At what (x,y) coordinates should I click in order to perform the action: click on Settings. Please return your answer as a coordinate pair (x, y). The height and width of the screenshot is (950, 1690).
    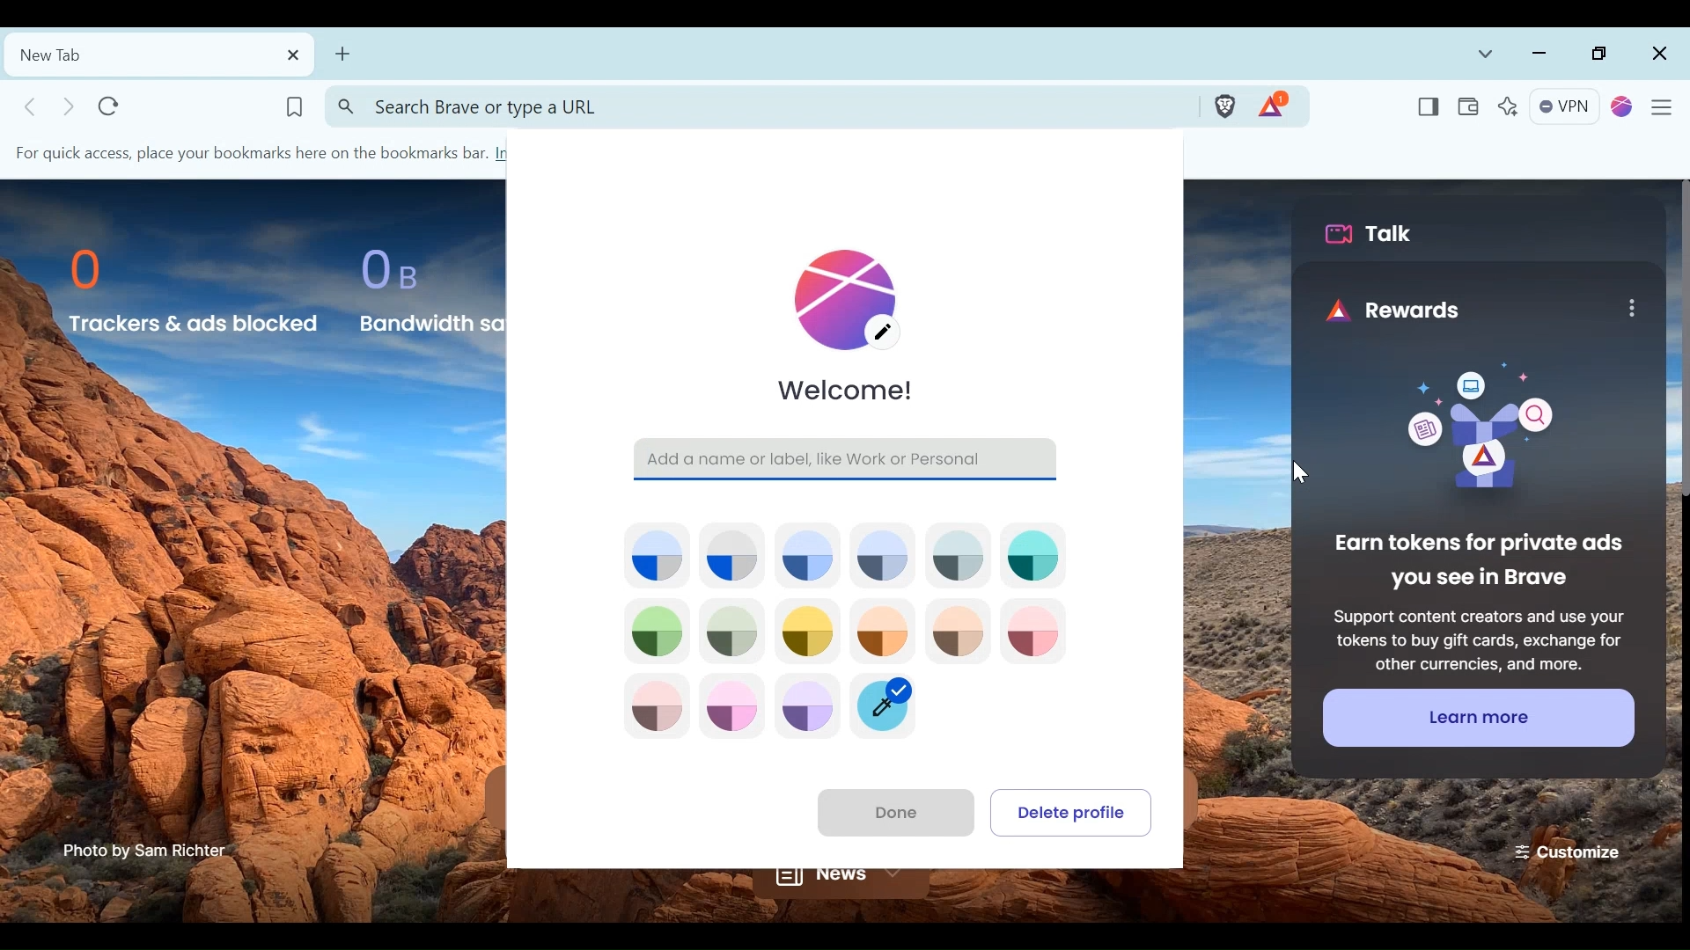
    Looking at the image, I should click on (159, 54).